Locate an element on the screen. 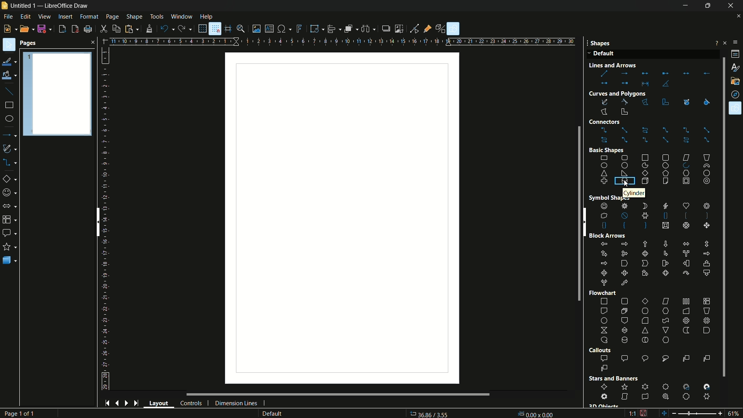  copy is located at coordinates (117, 29).